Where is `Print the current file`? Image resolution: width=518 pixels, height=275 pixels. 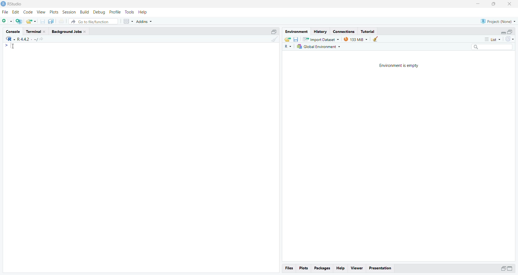
Print the current file is located at coordinates (61, 22).